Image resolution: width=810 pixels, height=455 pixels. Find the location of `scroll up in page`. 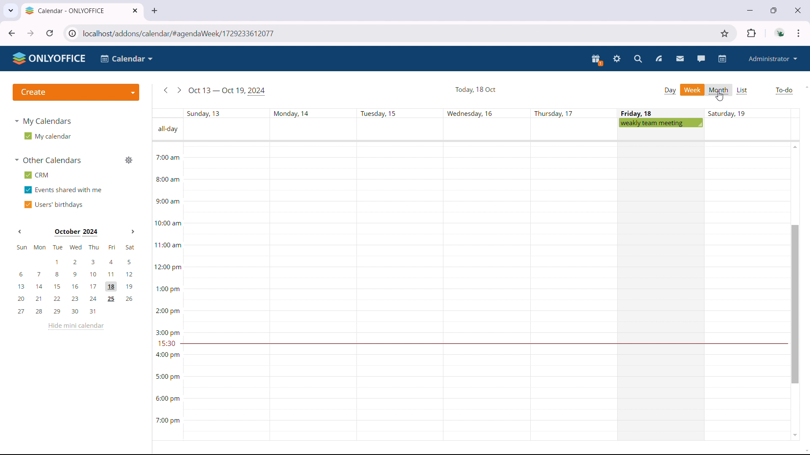

scroll up in page is located at coordinates (805, 86).